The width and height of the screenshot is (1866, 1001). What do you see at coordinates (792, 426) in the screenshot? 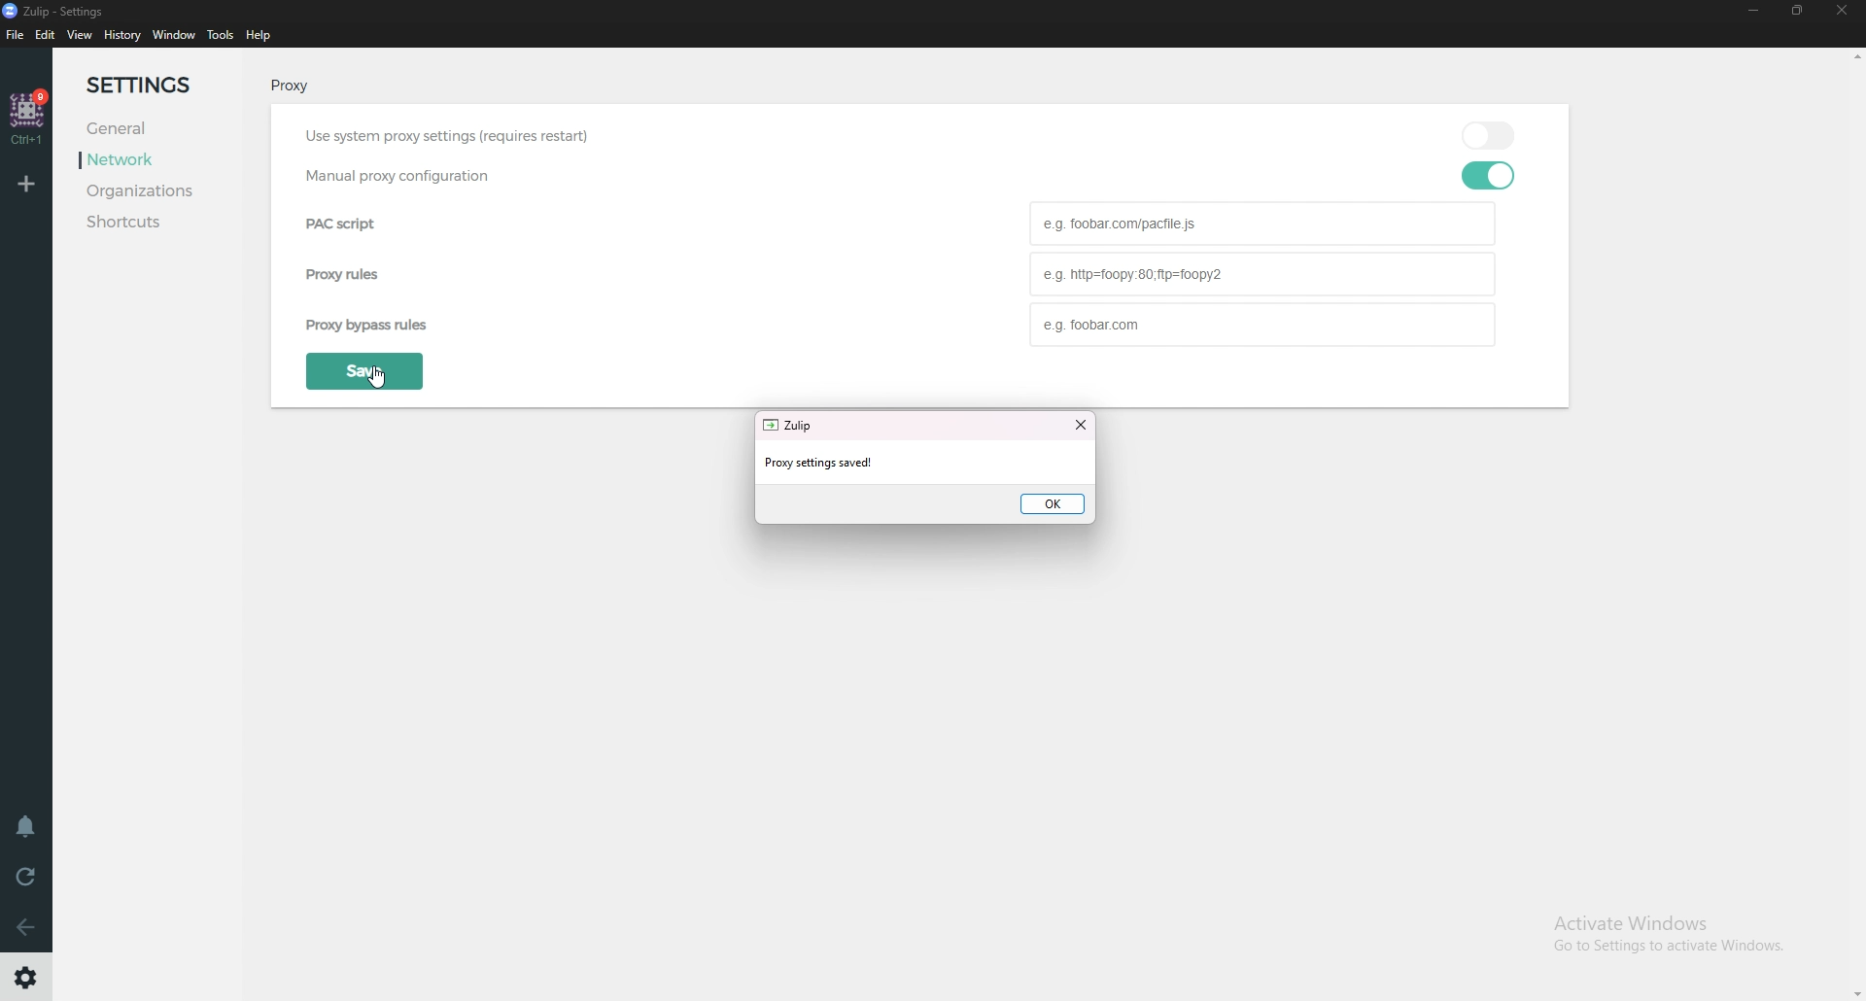
I see `zulip` at bounding box center [792, 426].